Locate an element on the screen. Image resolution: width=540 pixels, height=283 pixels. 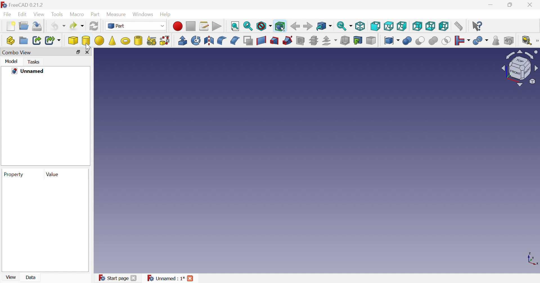
Cylinder is located at coordinates (86, 41).